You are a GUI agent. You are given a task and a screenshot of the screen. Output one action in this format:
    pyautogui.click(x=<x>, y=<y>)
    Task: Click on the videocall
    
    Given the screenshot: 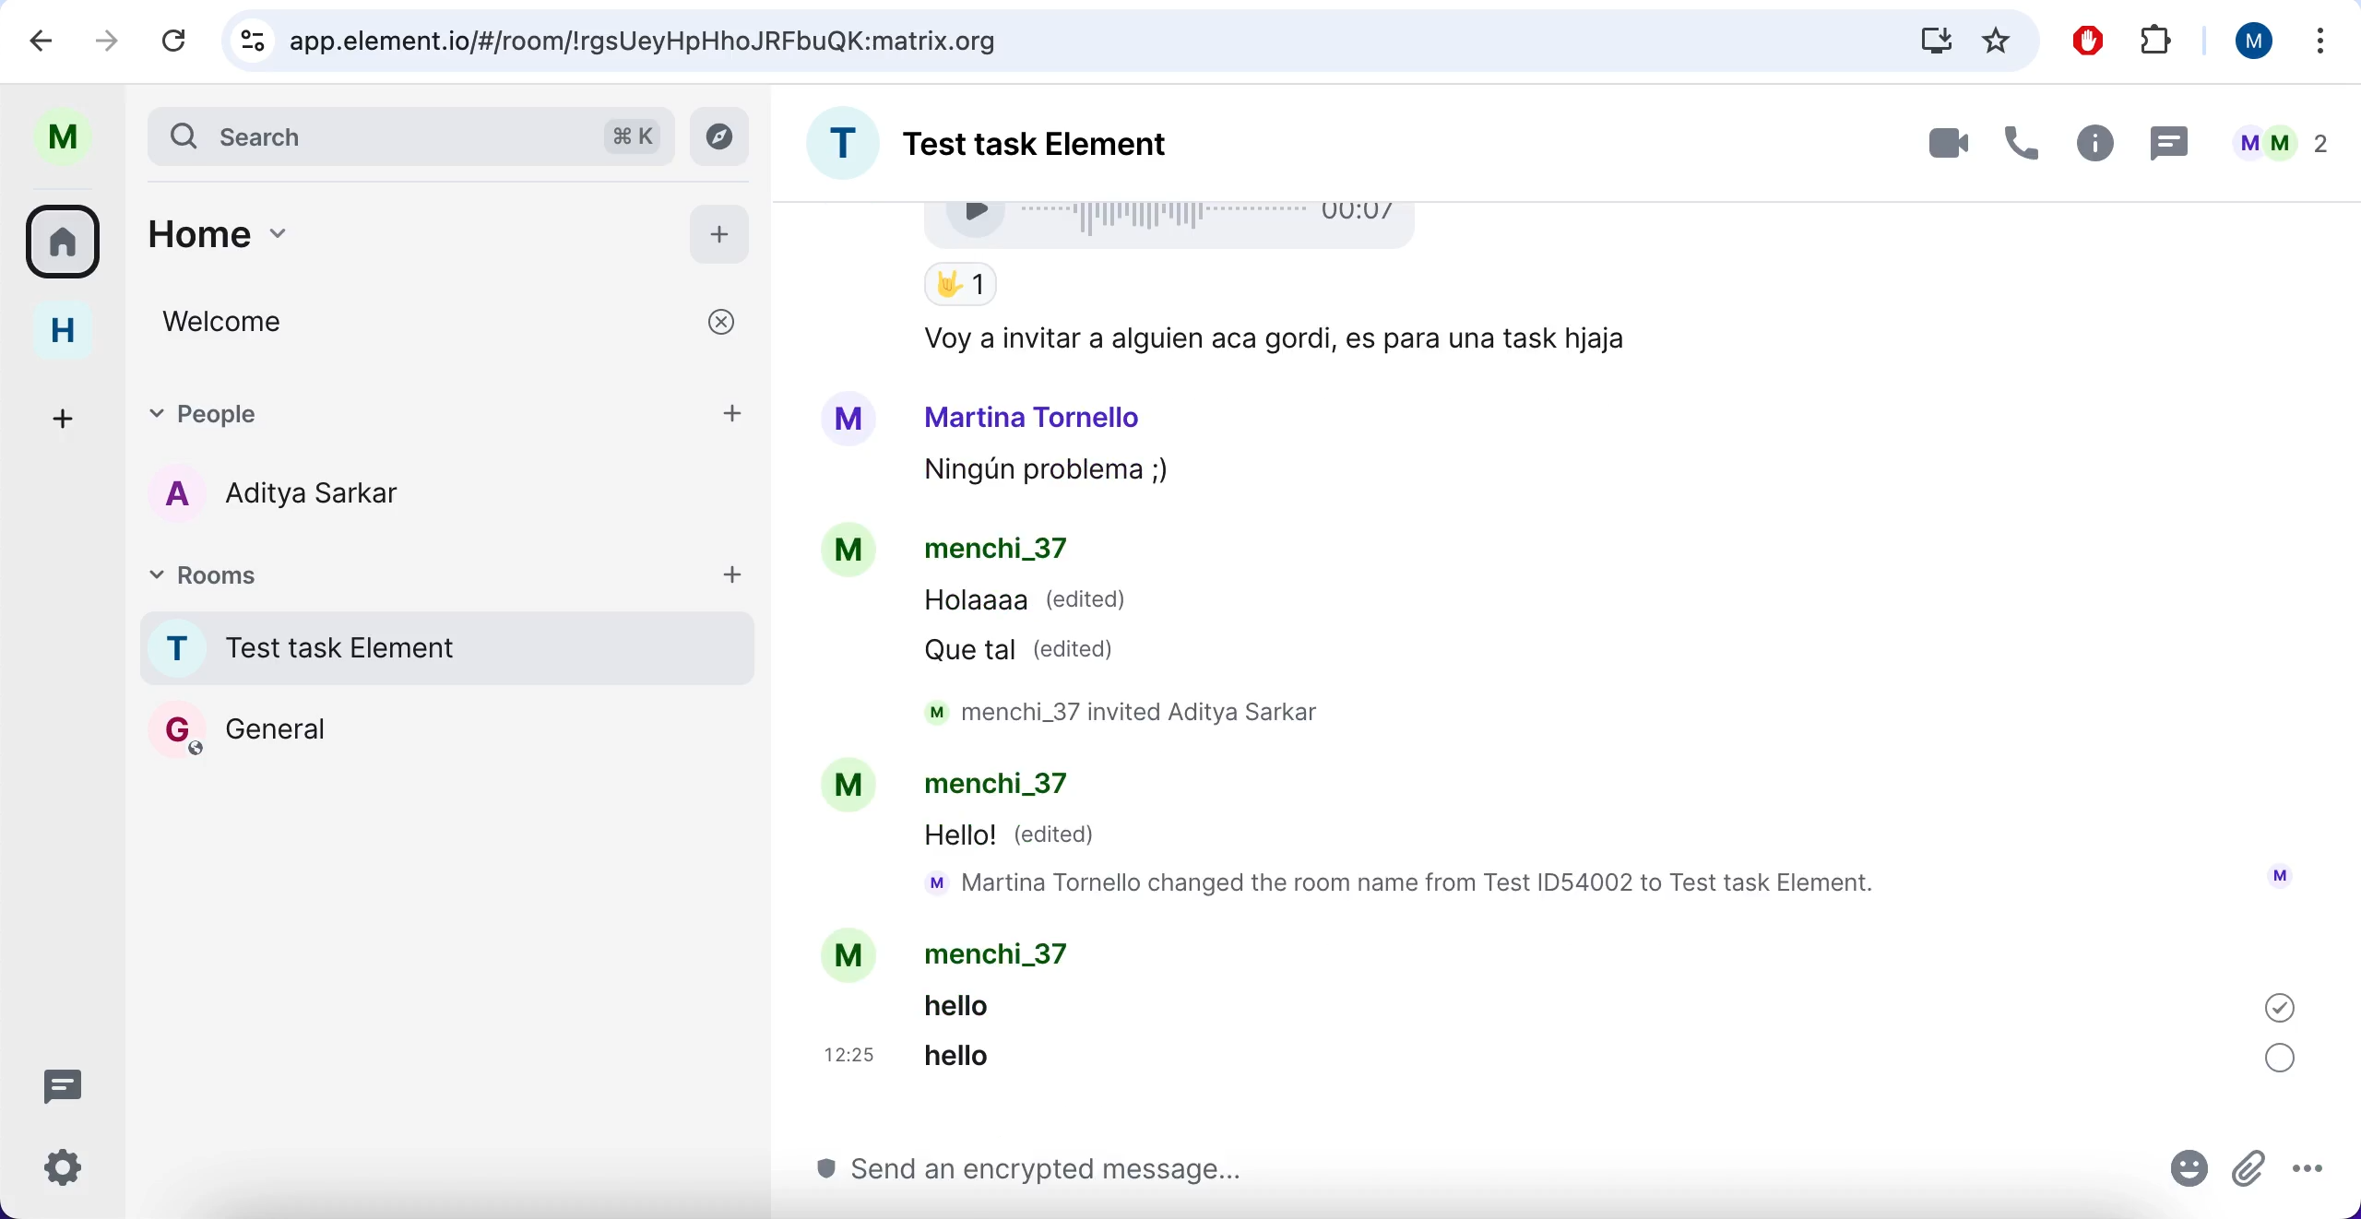 What is the action you would take?
    pyautogui.click(x=1946, y=142)
    